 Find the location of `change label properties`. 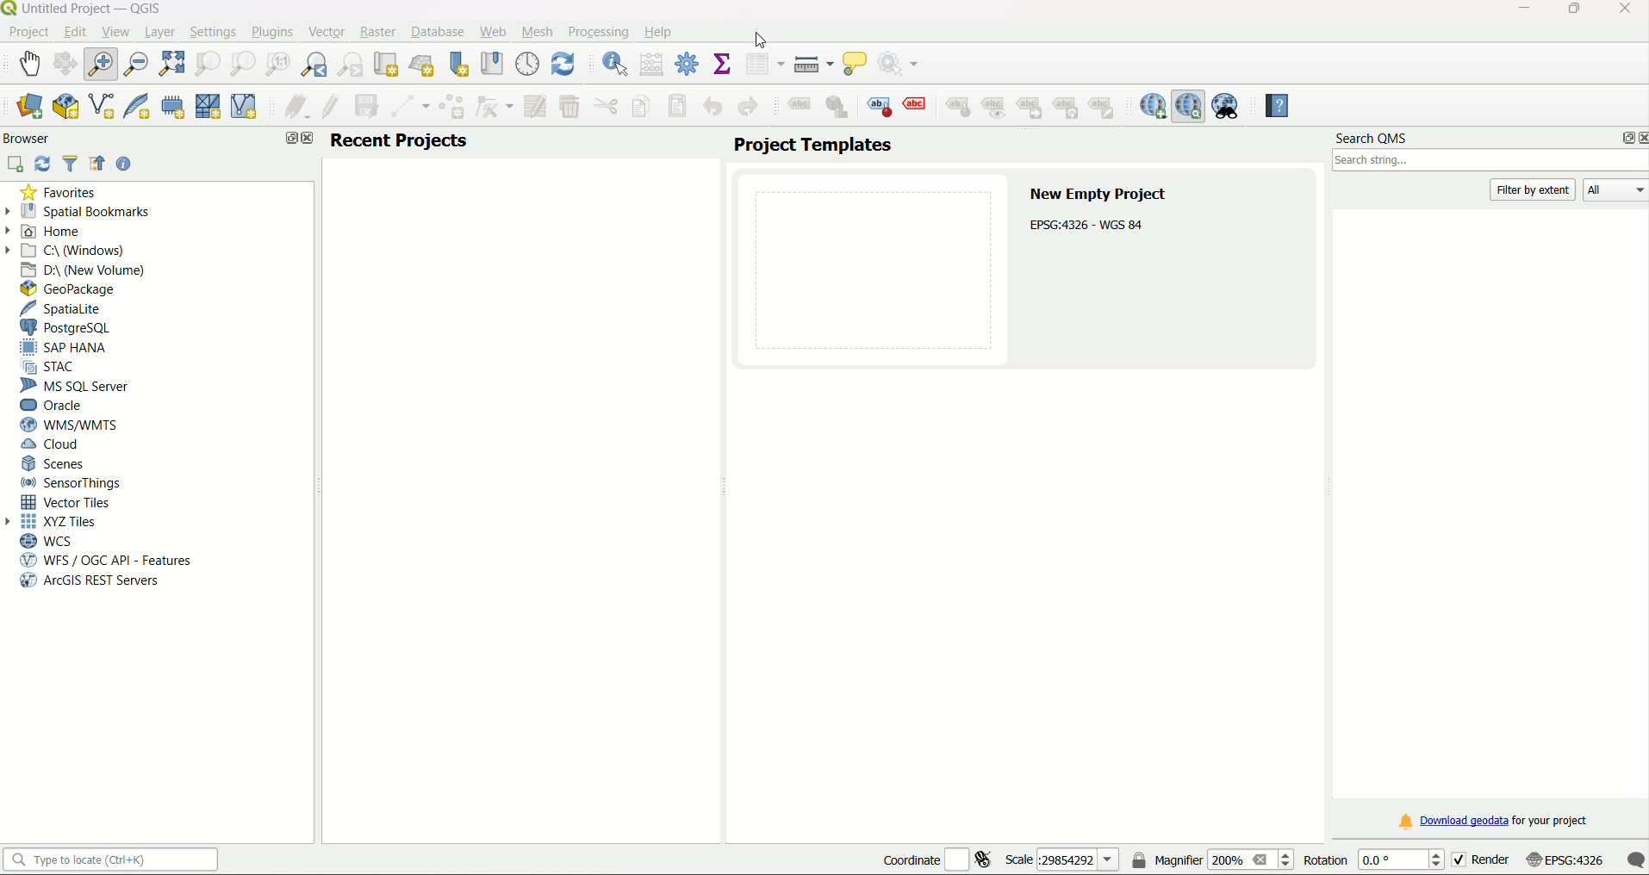

change label properties is located at coordinates (1106, 111).